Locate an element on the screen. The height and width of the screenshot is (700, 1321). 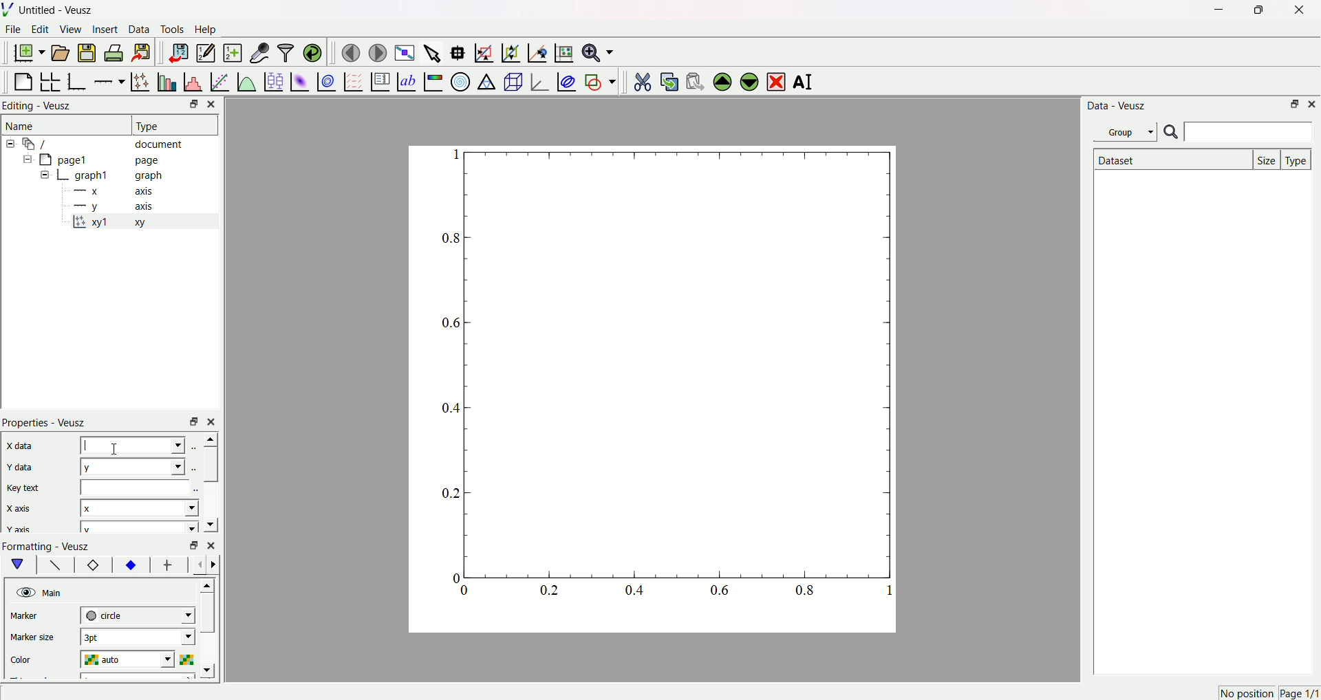
move down is located at coordinates (211, 670).